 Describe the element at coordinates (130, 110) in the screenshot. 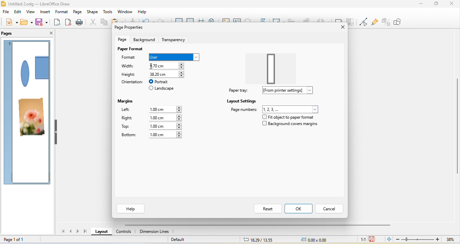

I see `left` at that location.